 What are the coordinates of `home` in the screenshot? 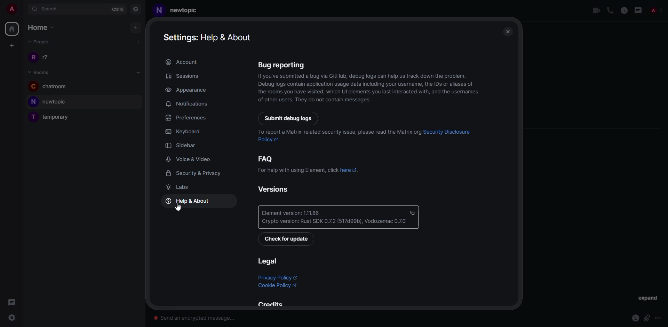 It's located at (11, 29).